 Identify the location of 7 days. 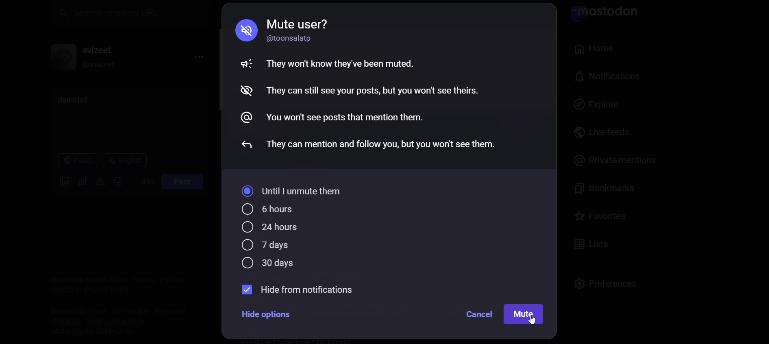
(268, 246).